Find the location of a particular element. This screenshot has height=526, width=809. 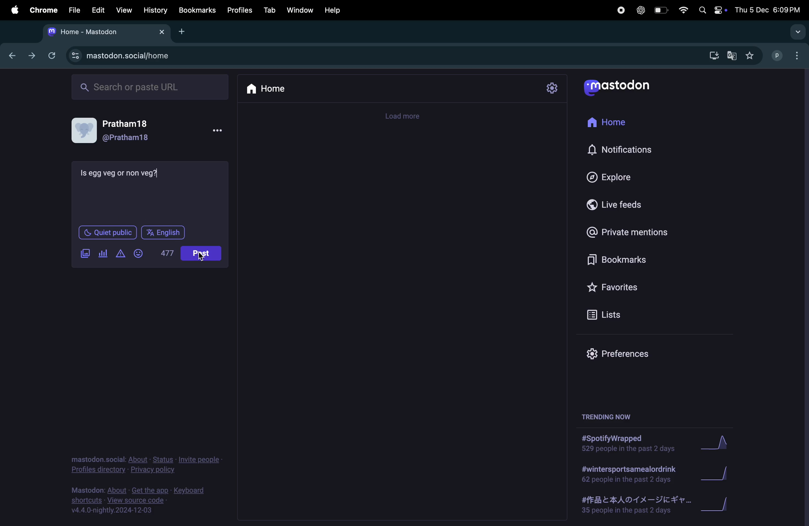

mastodonsocial url is located at coordinates (122, 56).